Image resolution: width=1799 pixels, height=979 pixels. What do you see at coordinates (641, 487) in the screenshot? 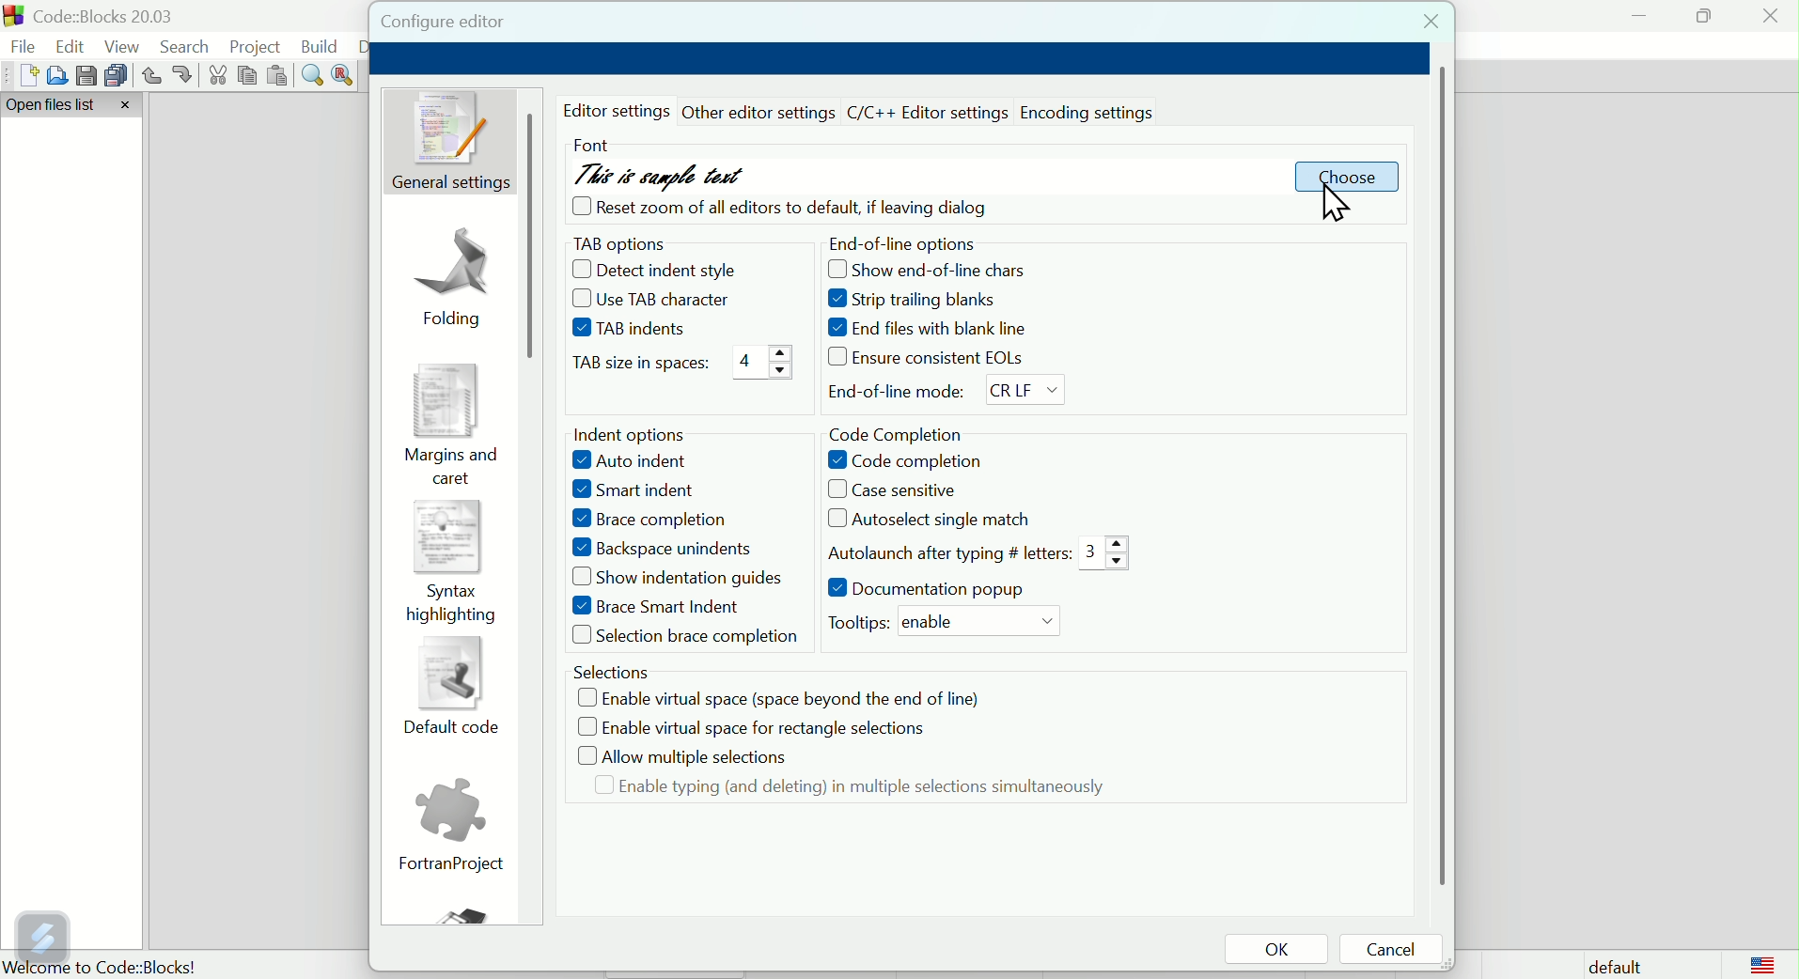
I see `Smart Indent` at bounding box center [641, 487].